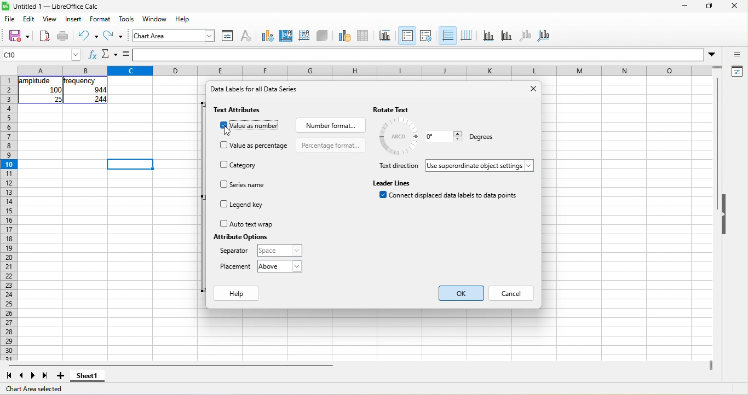  What do you see at coordinates (260, 92) in the screenshot?
I see `data labels for data series` at bounding box center [260, 92].